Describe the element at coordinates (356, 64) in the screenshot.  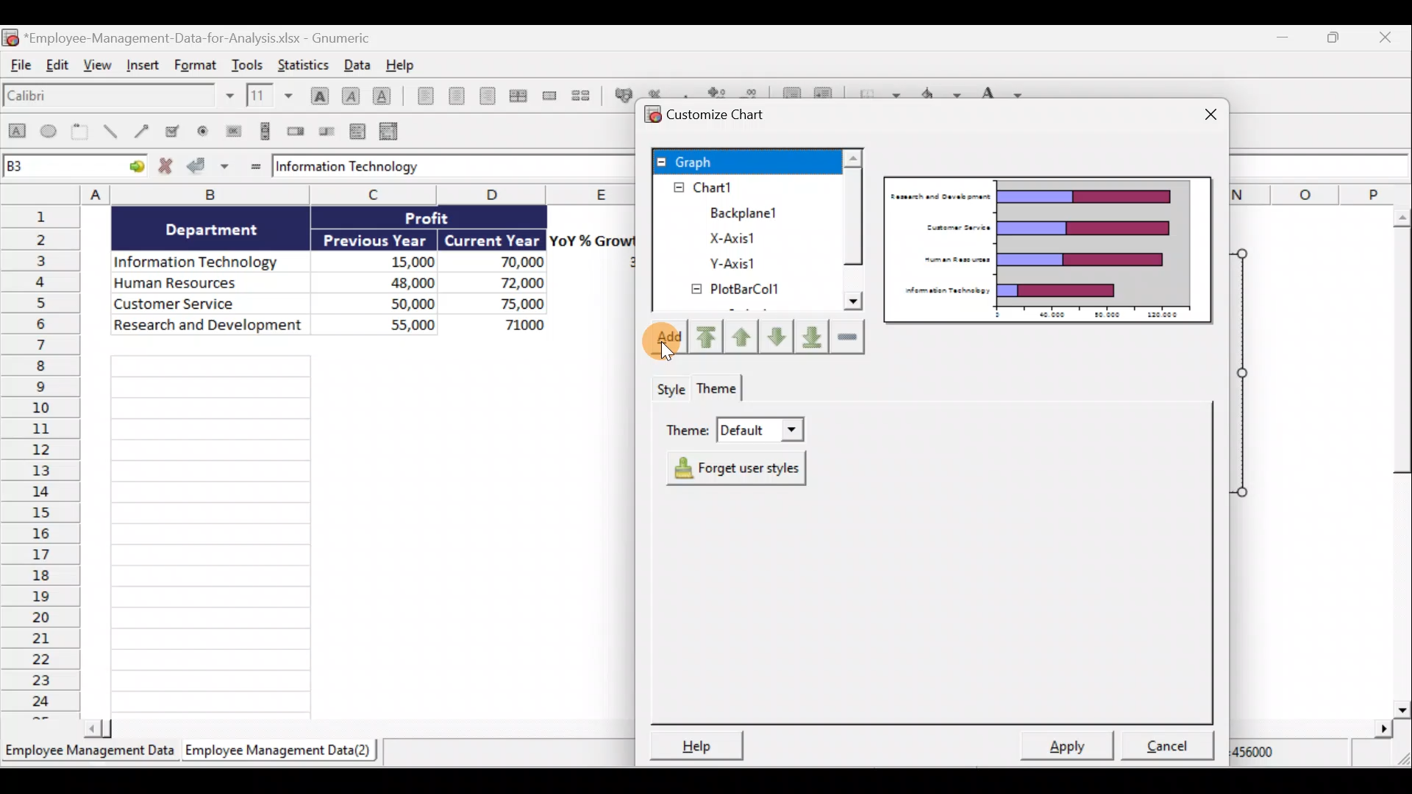
I see `Data` at that location.